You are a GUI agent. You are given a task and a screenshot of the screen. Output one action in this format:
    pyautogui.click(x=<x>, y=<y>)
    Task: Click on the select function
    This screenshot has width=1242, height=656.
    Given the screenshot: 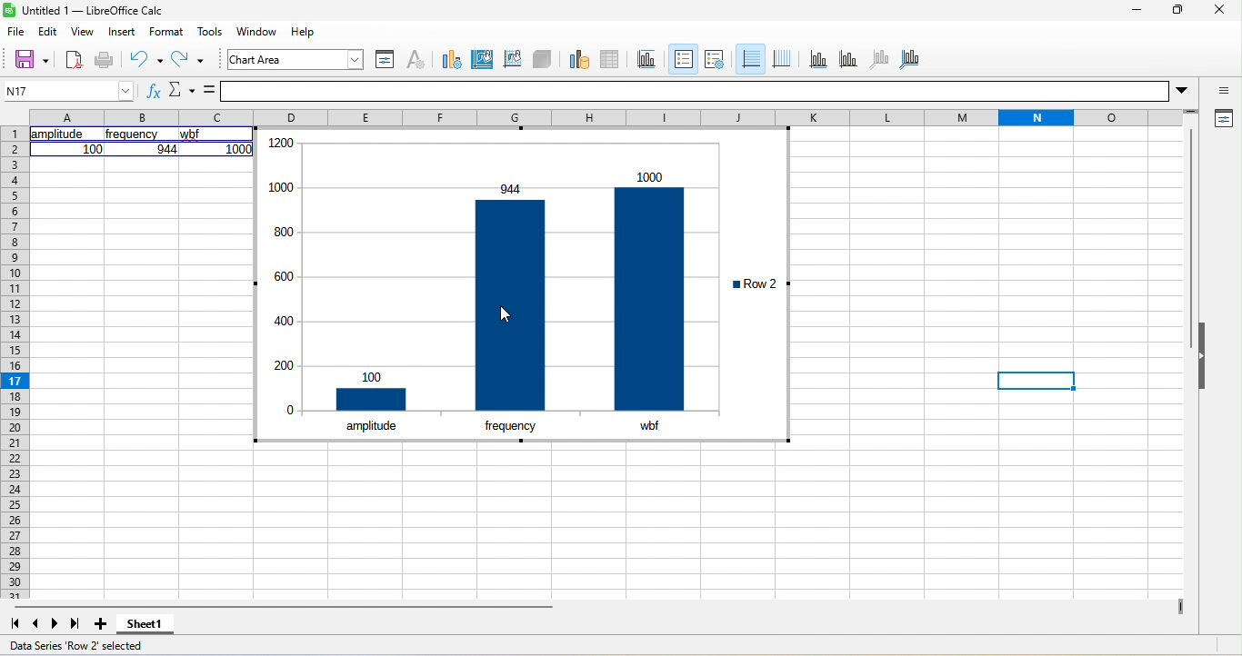 What is the action you would take?
    pyautogui.click(x=180, y=92)
    